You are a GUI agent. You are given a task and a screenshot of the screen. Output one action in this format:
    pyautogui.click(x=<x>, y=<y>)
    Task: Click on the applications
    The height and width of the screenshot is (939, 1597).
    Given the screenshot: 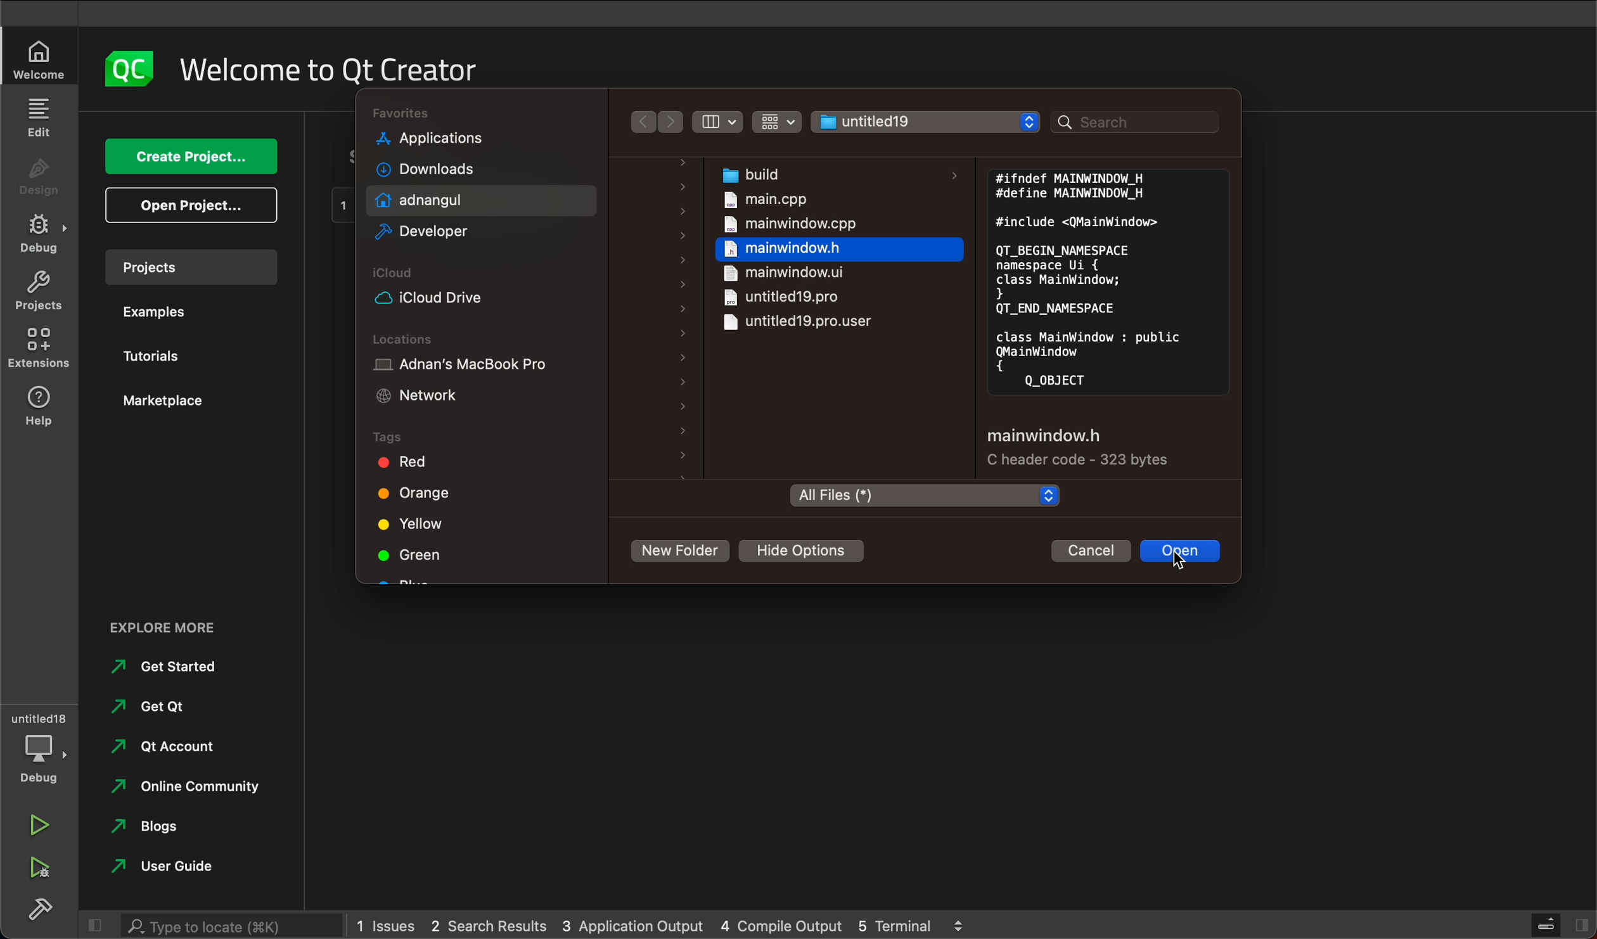 What is the action you would take?
    pyautogui.click(x=452, y=142)
    